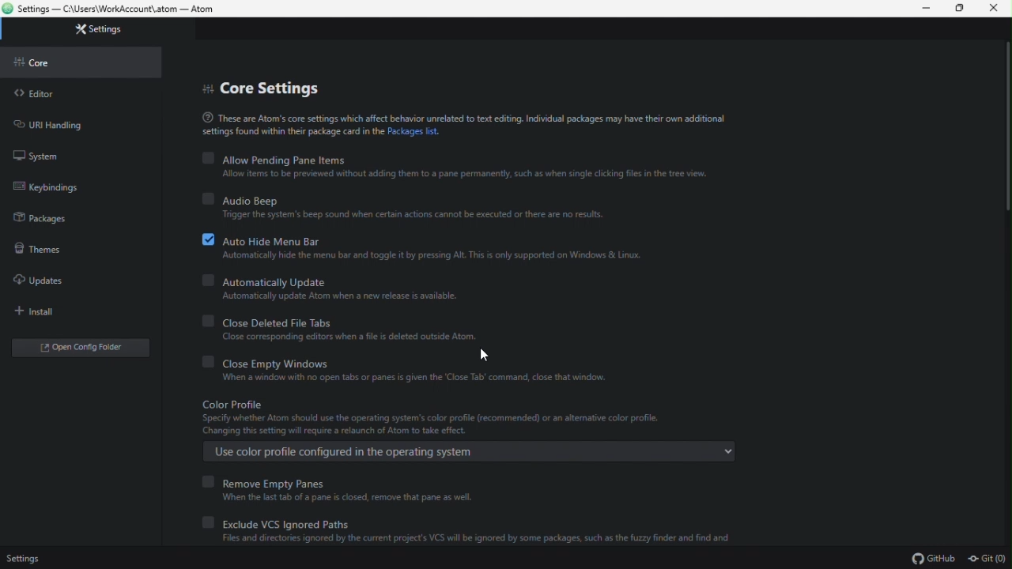 The image size is (1012, 569). Describe the element at coordinates (94, 30) in the screenshot. I see `settings` at that location.